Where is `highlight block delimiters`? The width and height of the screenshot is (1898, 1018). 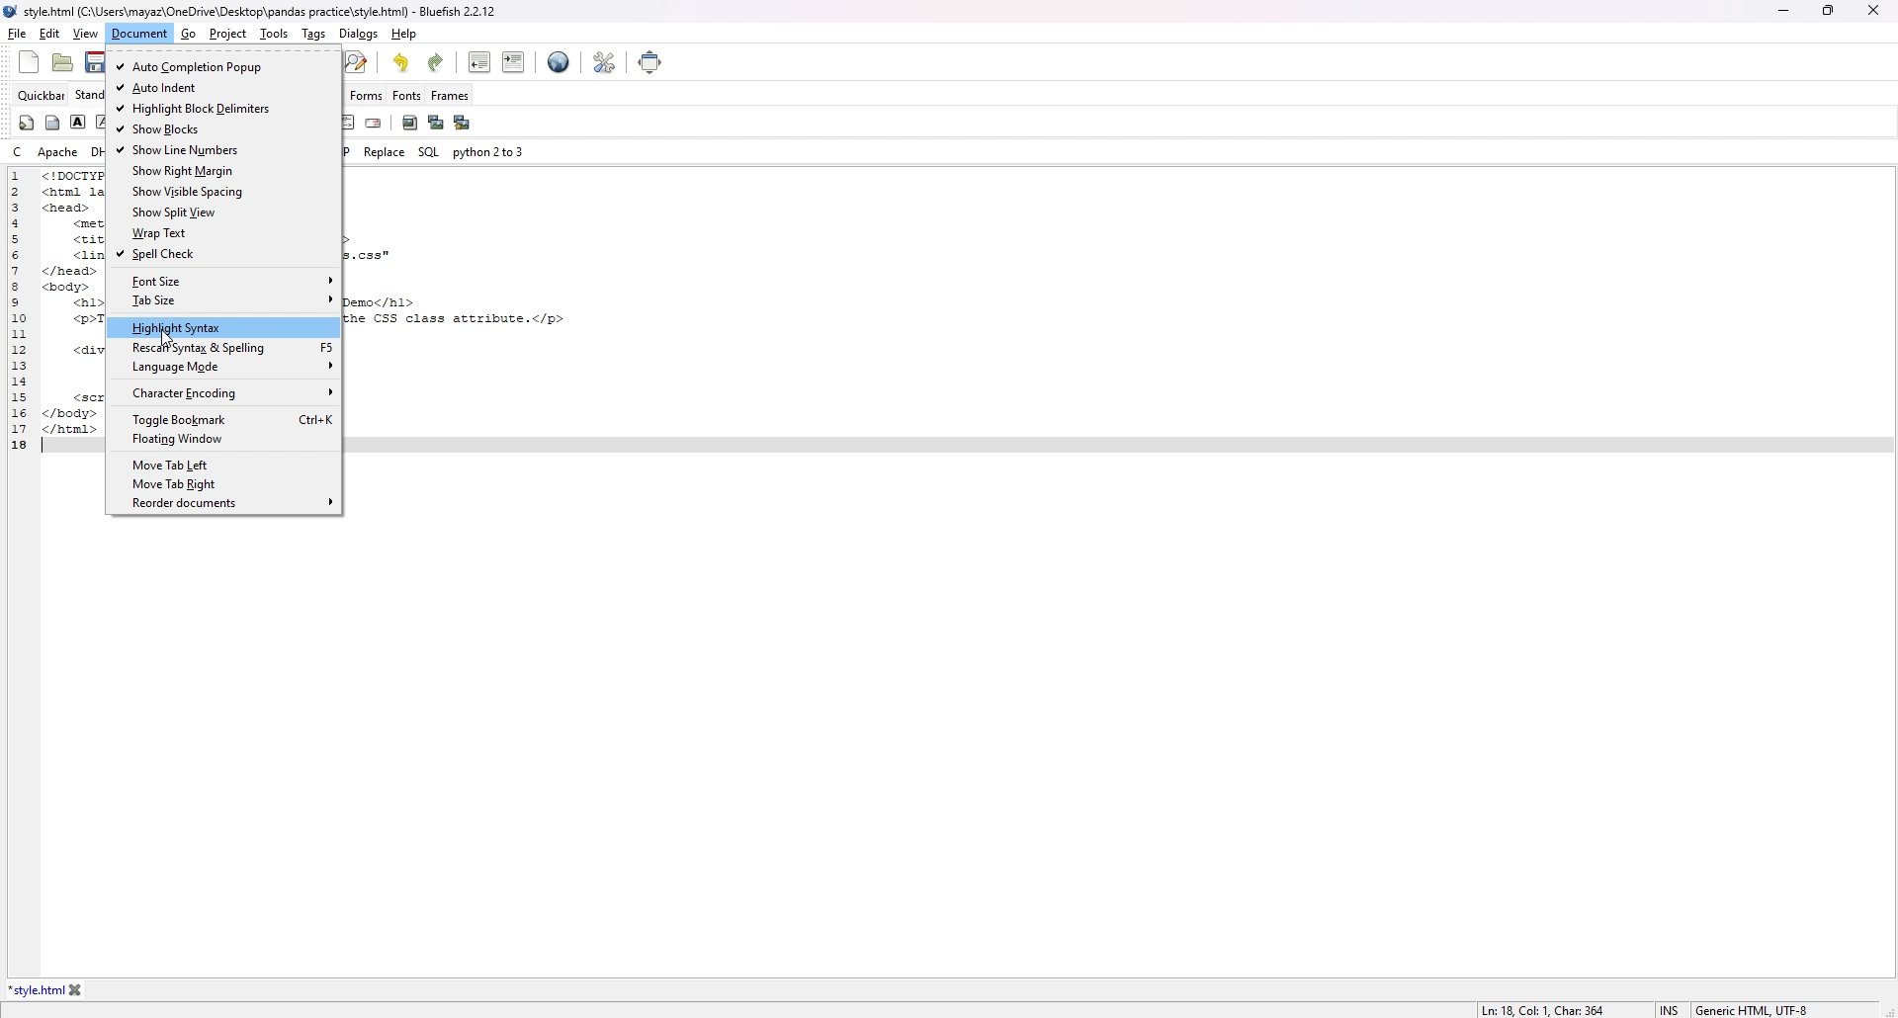
highlight block delimiters is located at coordinates (223, 108).